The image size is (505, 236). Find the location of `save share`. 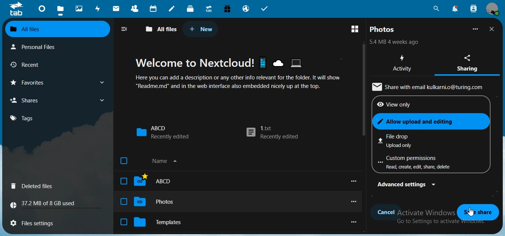

save share is located at coordinates (476, 212).